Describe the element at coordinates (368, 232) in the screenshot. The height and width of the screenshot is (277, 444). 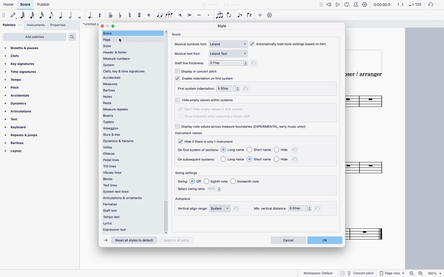
I see `score` at that location.